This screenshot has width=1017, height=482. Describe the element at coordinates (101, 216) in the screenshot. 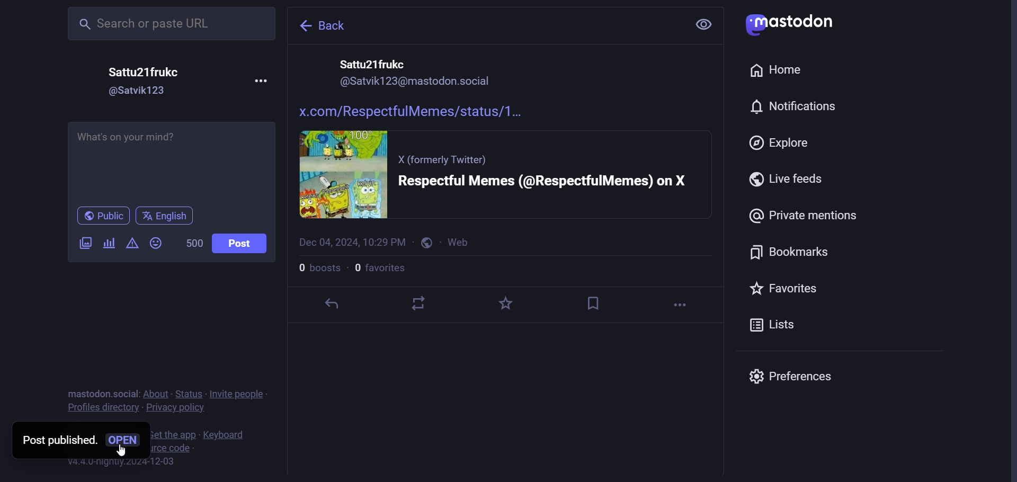

I see `public` at that location.